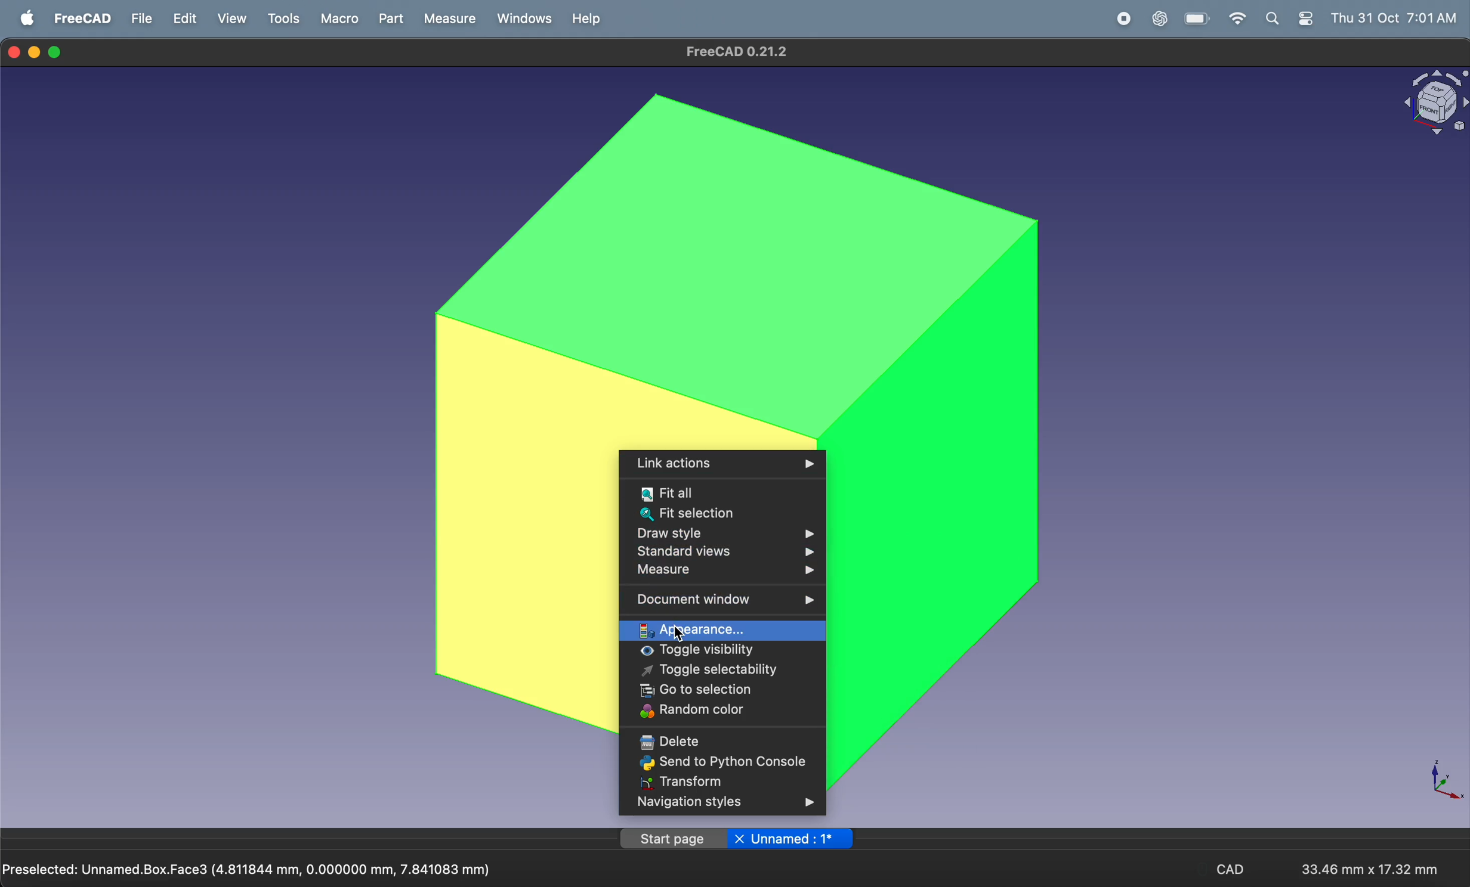 This screenshot has height=887, width=1470. I want to click on part, so click(394, 20).